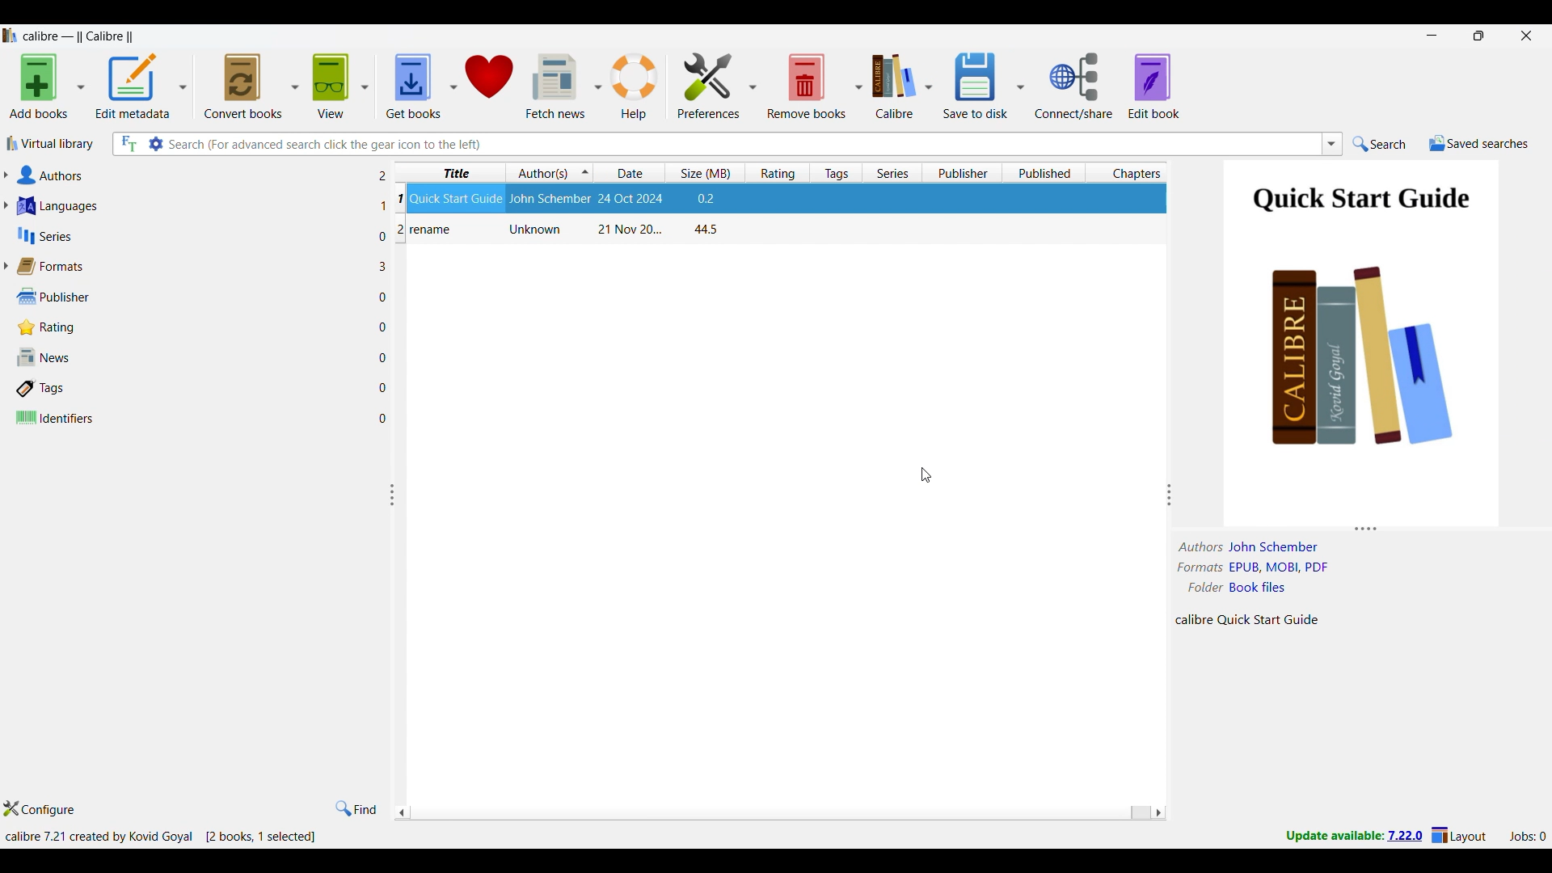 This screenshot has height=873, width=1552. I want to click on Current details of software, so click(99, 837).